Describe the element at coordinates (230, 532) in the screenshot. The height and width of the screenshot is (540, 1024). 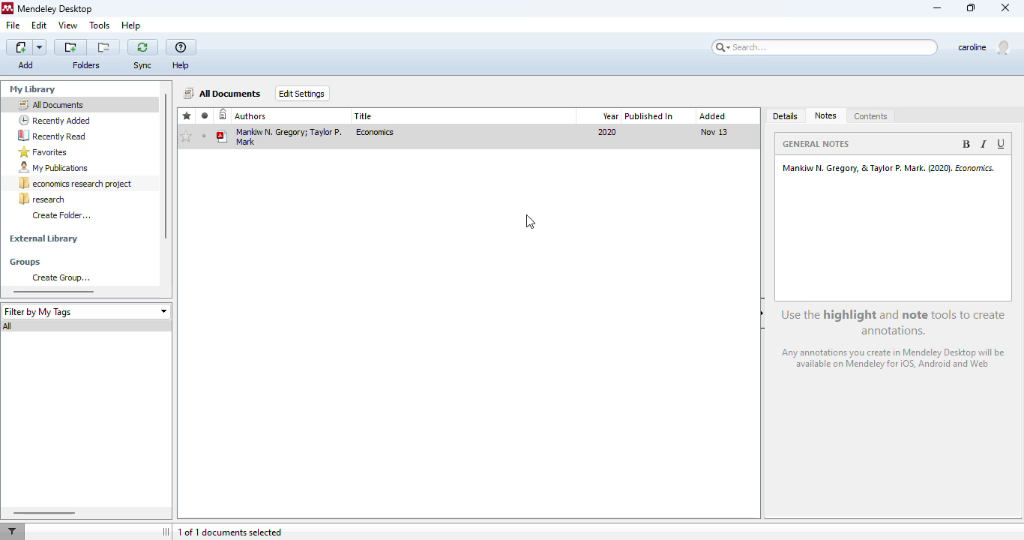
I see `1 of 1 documents selected` at that location.